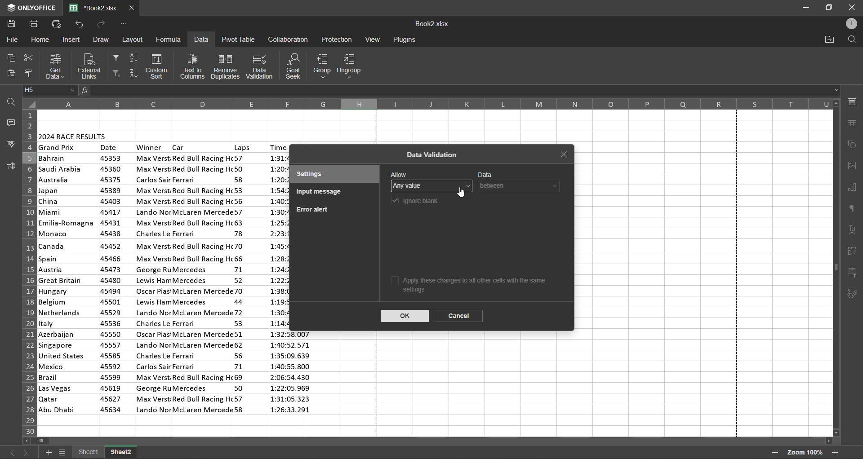 Image resolution: width=863 pixels, height=459 pixels. Describe the element at coordinates (853, 274) in the screenshot. I see `slicer` at that location.